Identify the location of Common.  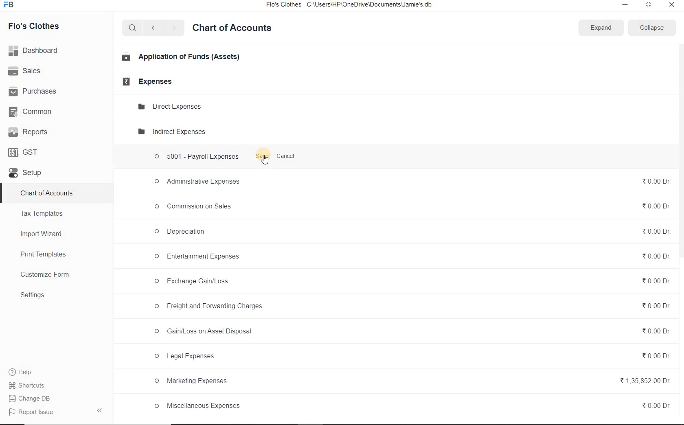
(33, 111).